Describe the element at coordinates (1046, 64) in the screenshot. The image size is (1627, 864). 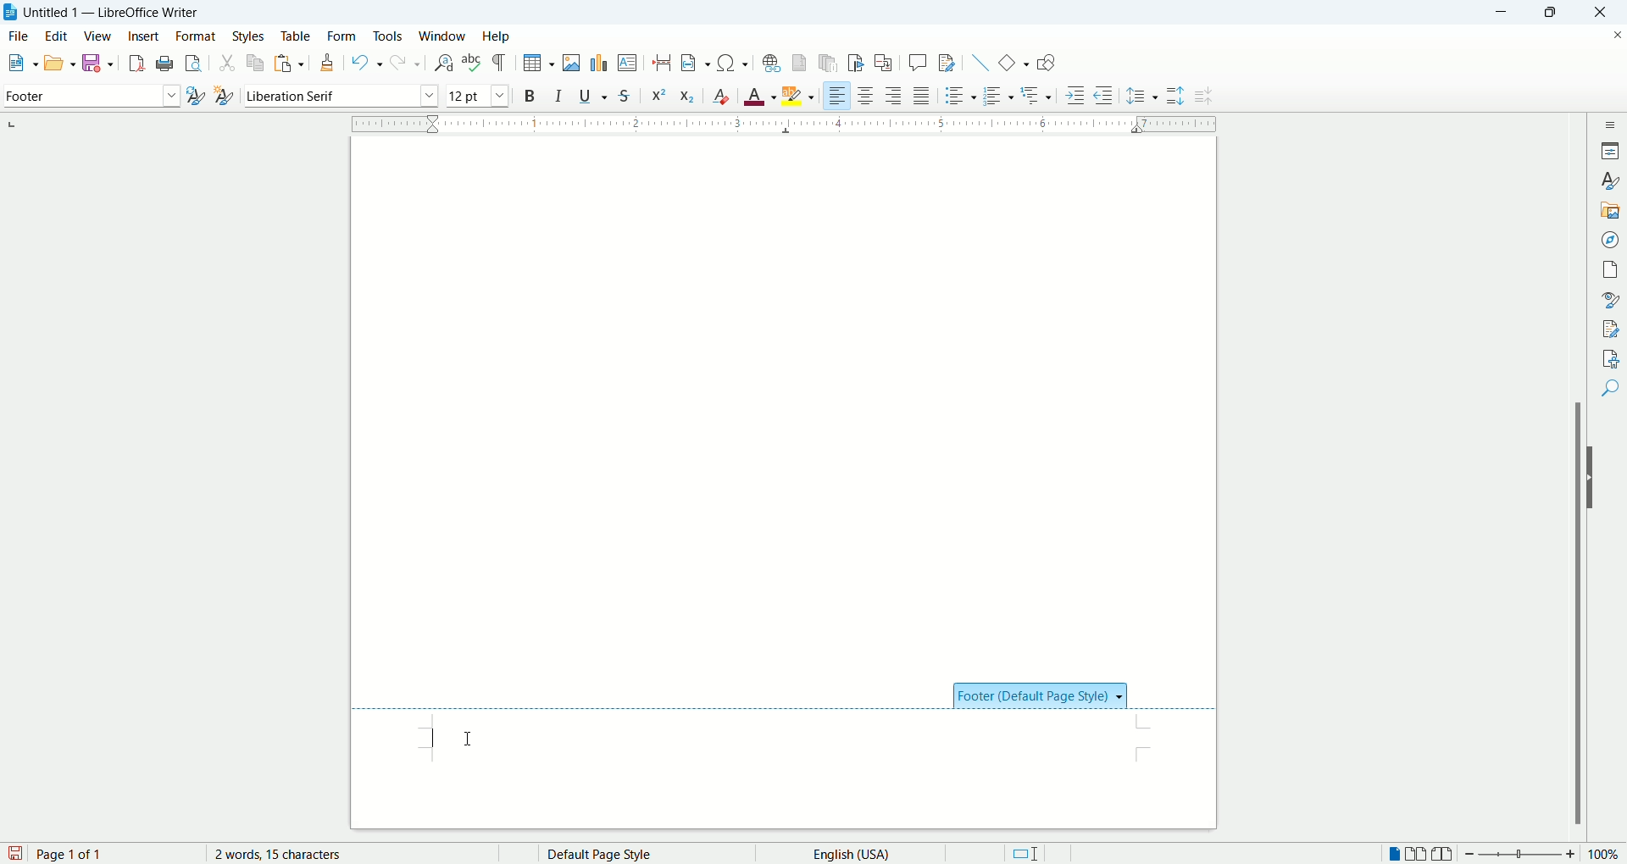
I see `show draw functions` at that location.